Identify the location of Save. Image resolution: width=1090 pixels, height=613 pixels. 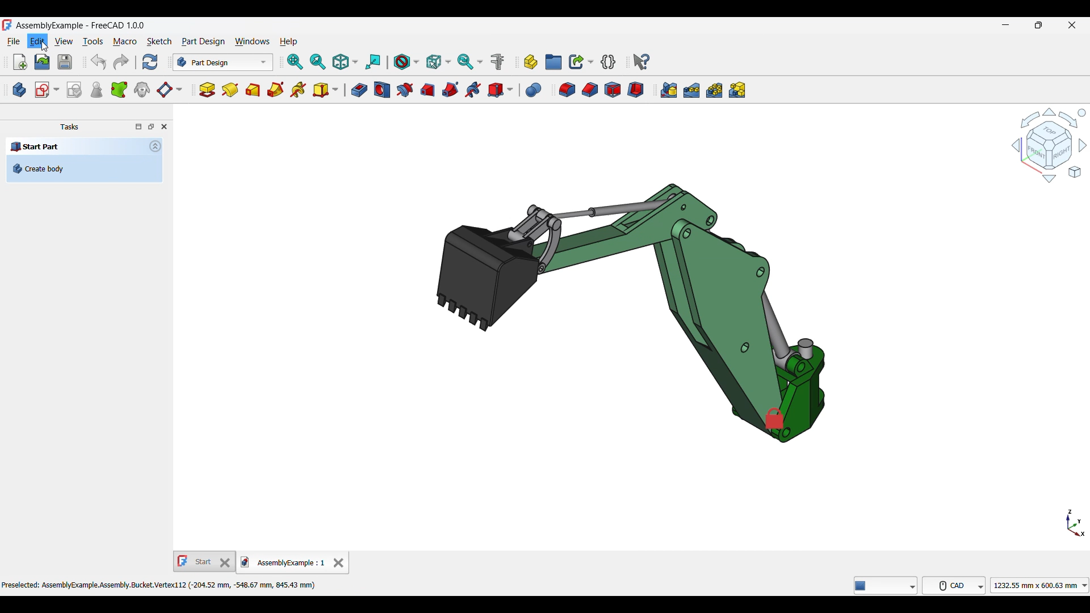
(65, 62).